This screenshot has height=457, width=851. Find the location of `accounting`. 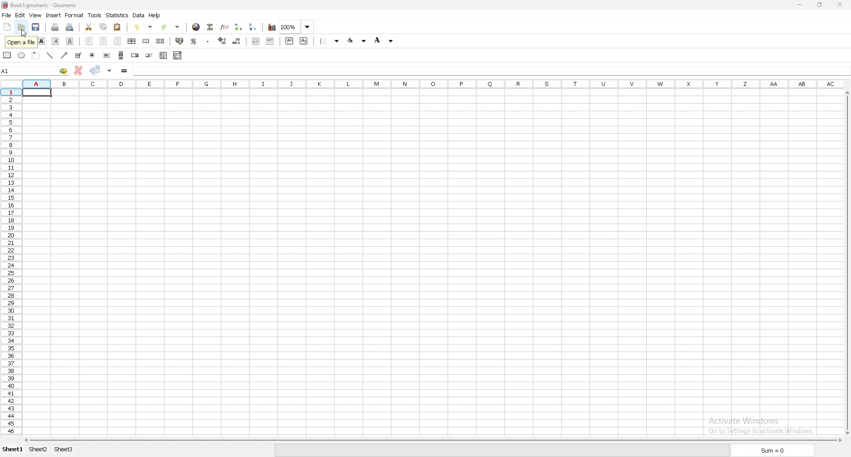

accounting is located at coordinates (180, 41).